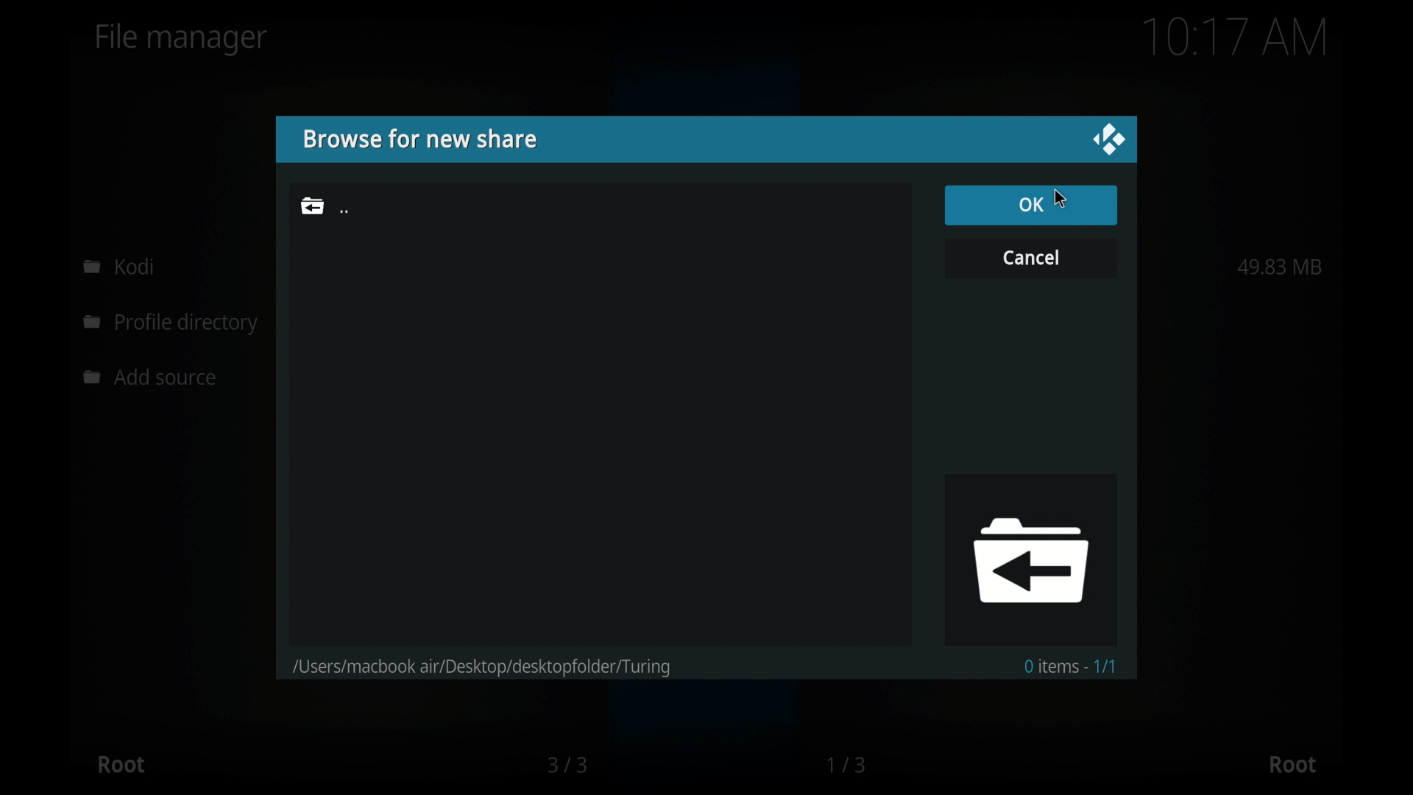 The height and width of the screenshot is (795, 1413). I want to click on file manager, so click(182, 39).